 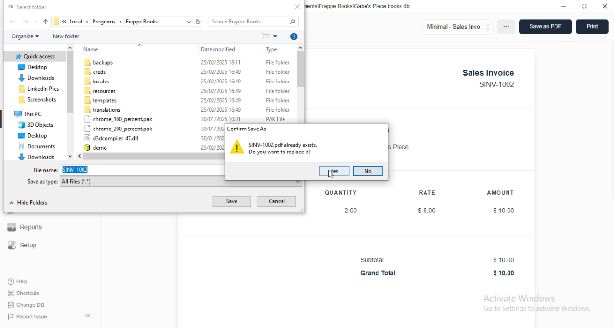 What do you see at coordinates (100, 62) in the screenshot?
I see `backups` at bounding box center [100, 62].